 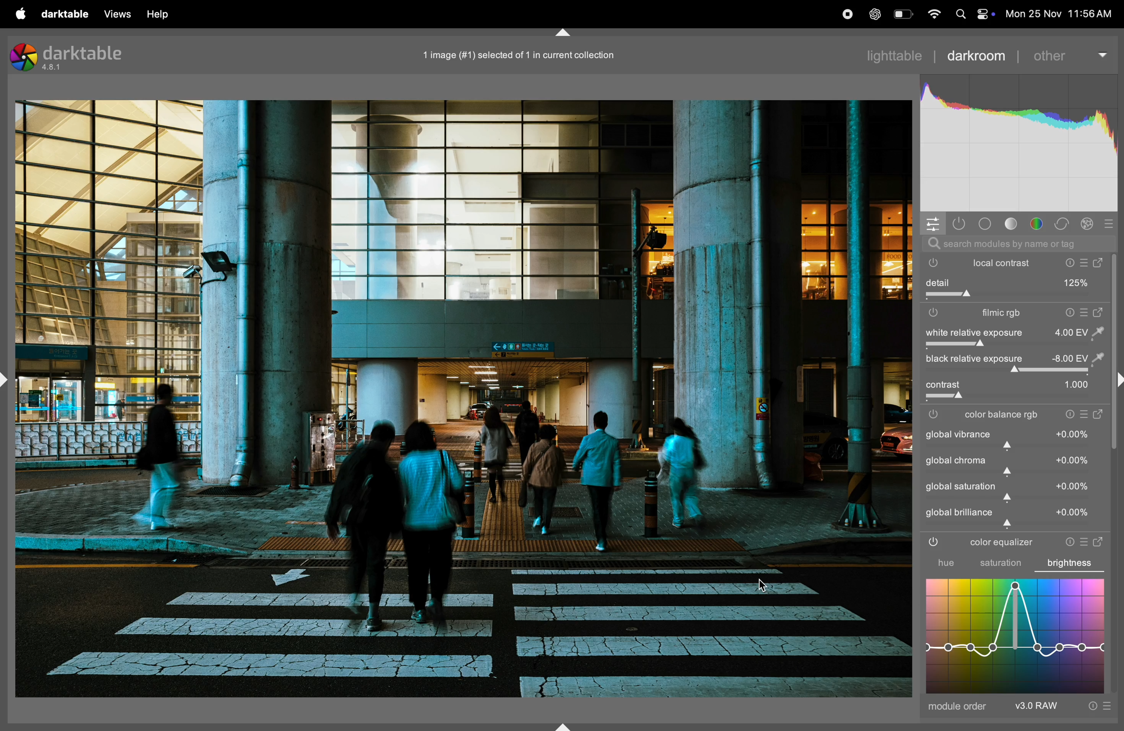 What do you see at coordinates (1074, 561) in the screenshot?
I see `brightness` at bounding box center [1074, 561].